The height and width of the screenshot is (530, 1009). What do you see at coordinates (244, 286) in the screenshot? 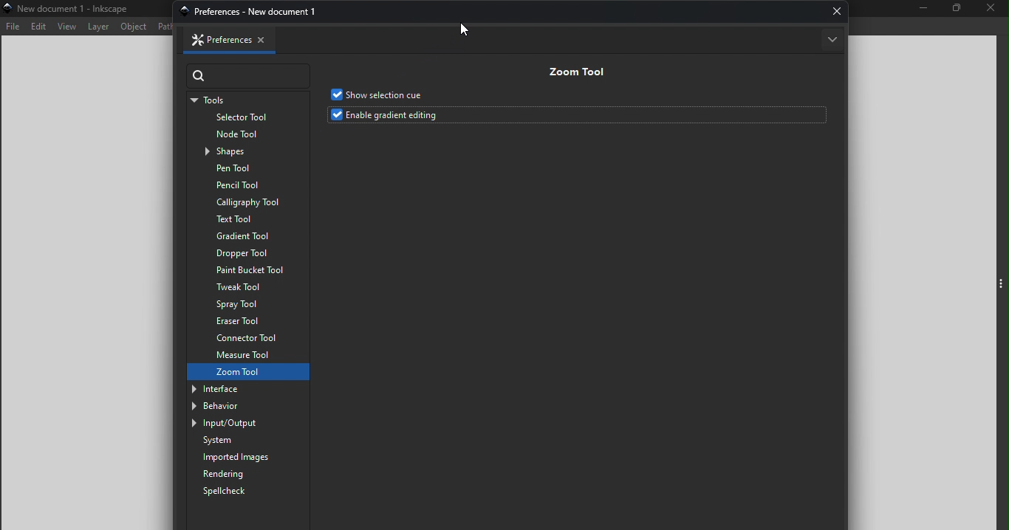
I see `Tweak tool` at bounding box center [244, 286].